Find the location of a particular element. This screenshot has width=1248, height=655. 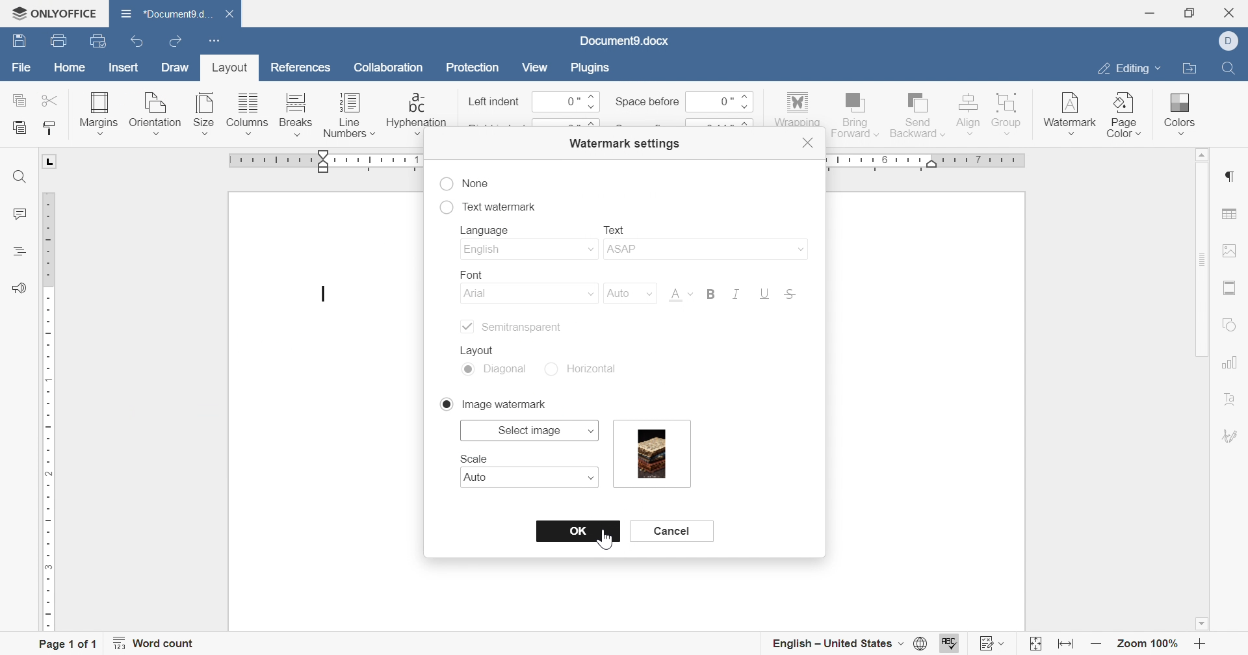

set document language is located at coordinates (925, 643).